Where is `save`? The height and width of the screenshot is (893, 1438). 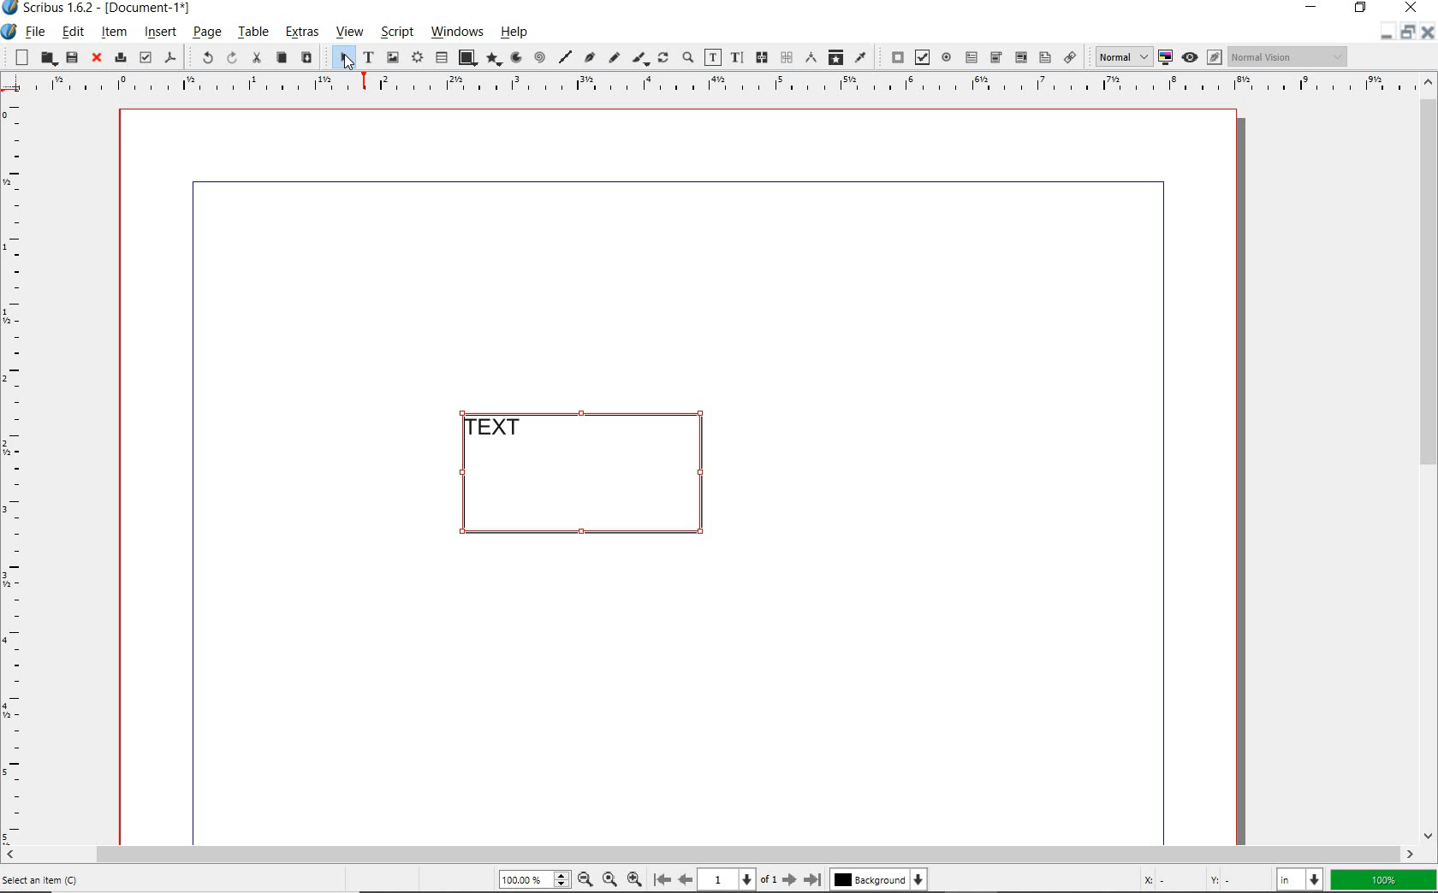 save is located at coordinates (70, 57).